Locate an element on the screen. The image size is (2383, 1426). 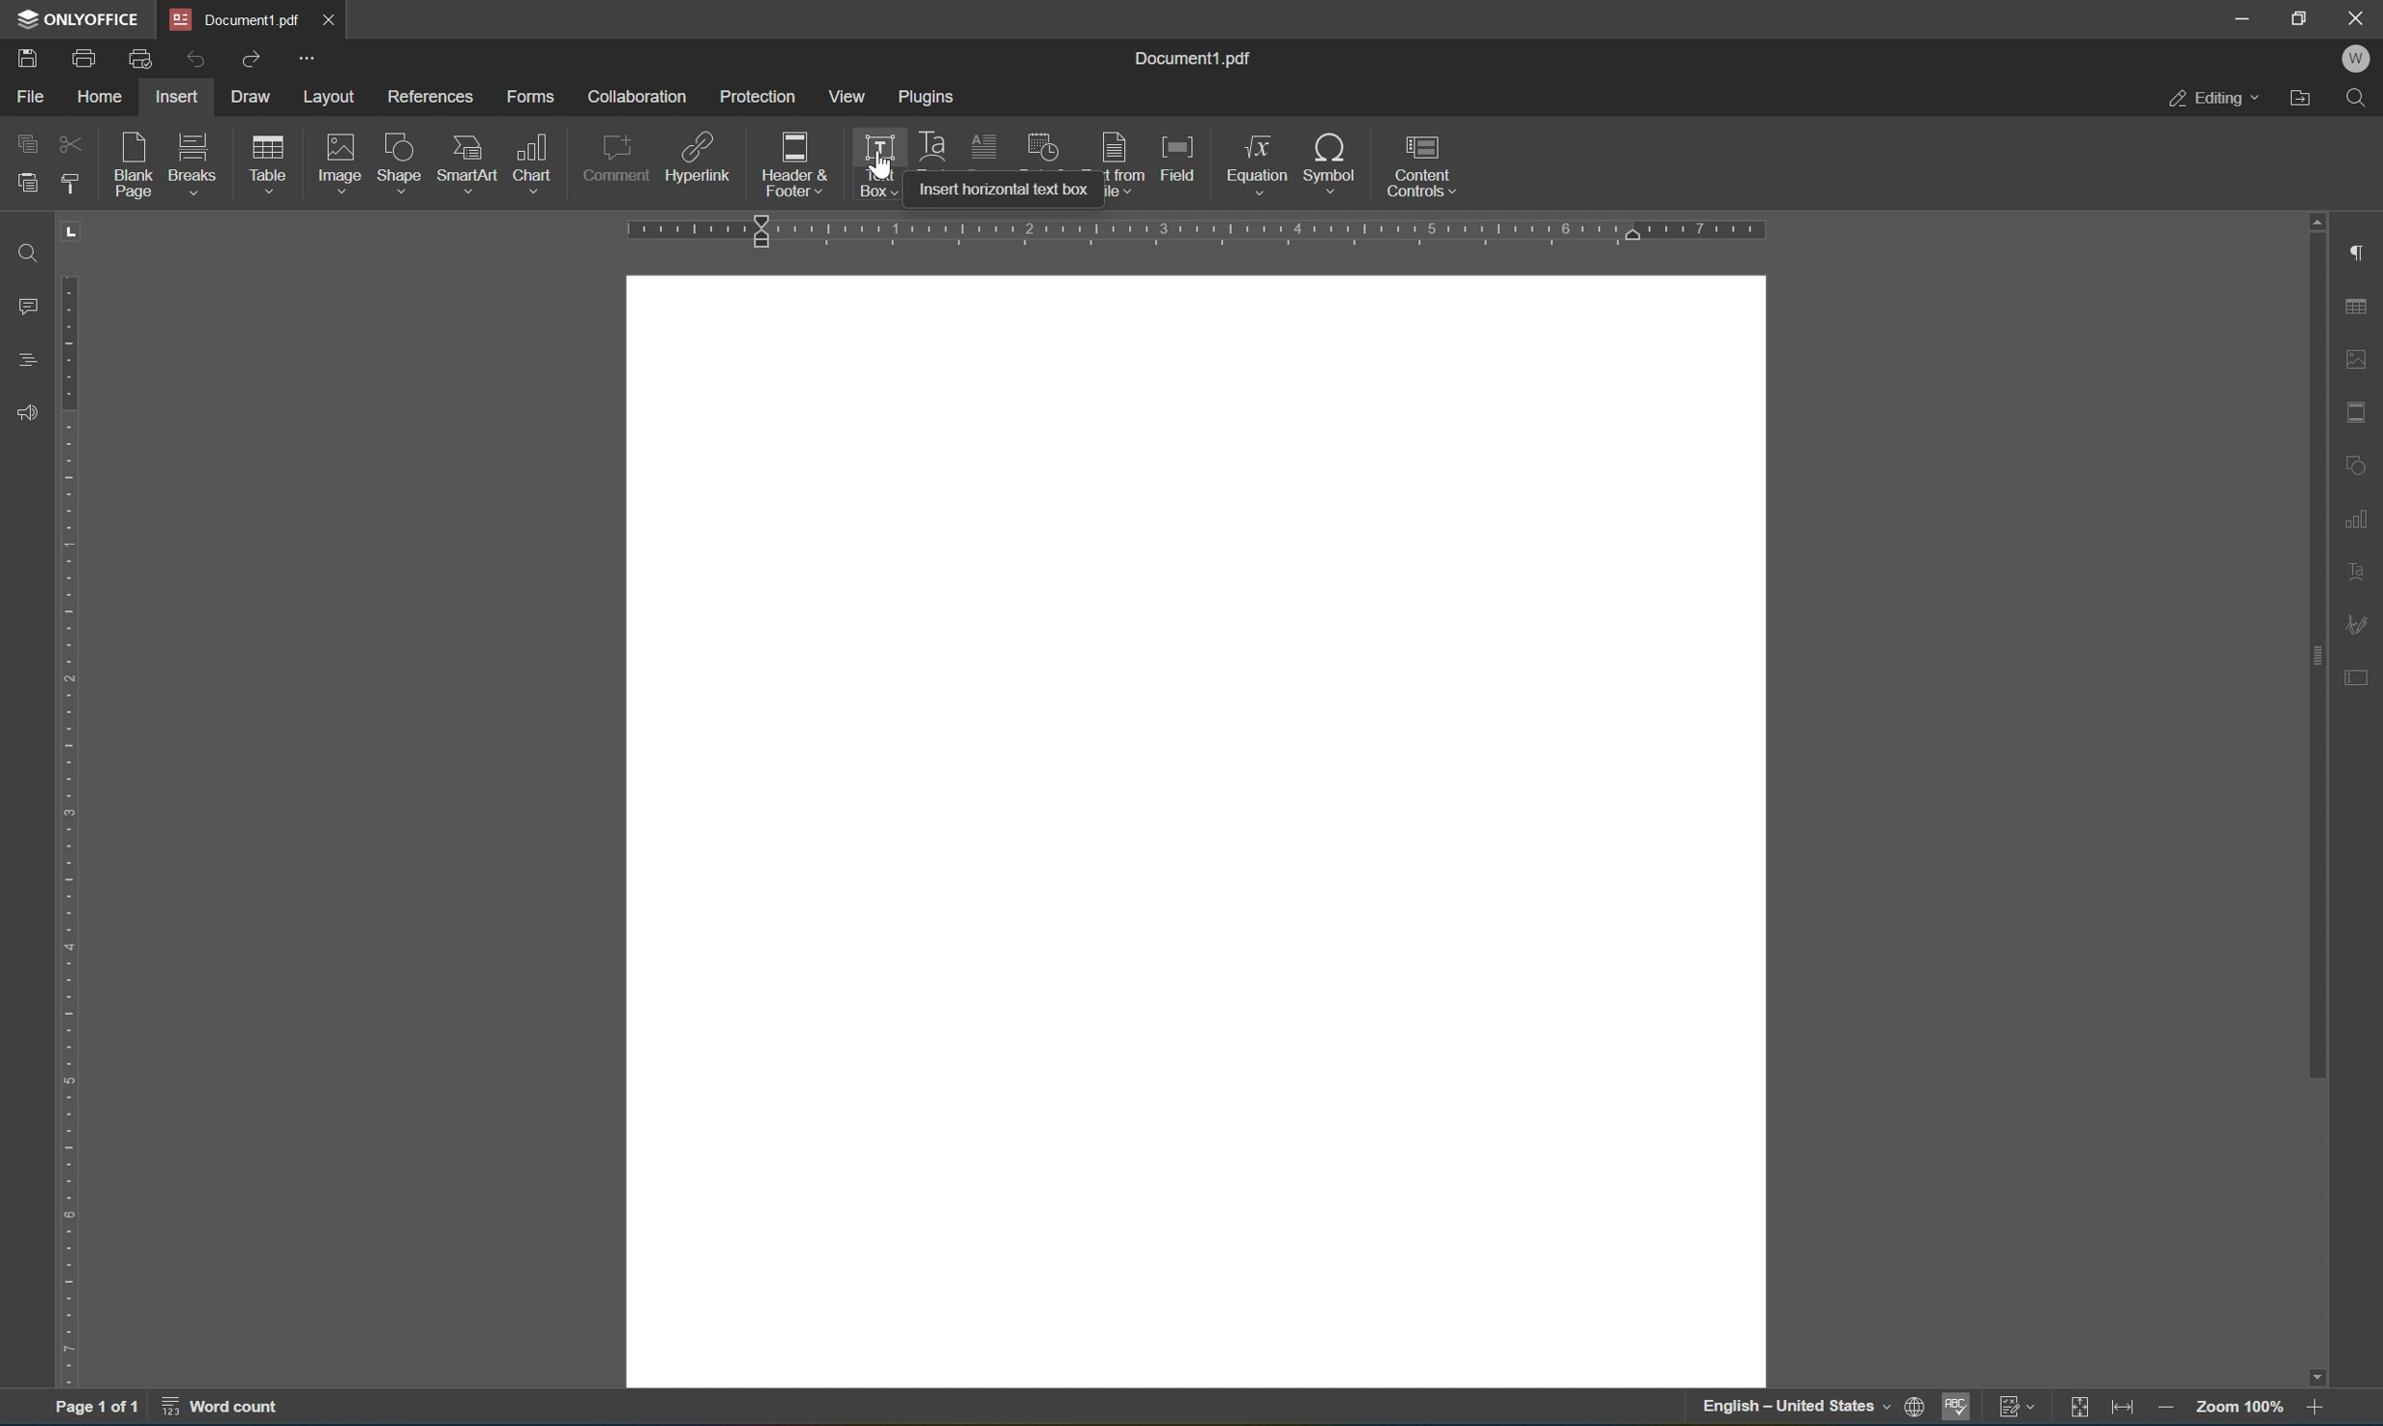
zoom in is located at coordinates (2315, 1409).